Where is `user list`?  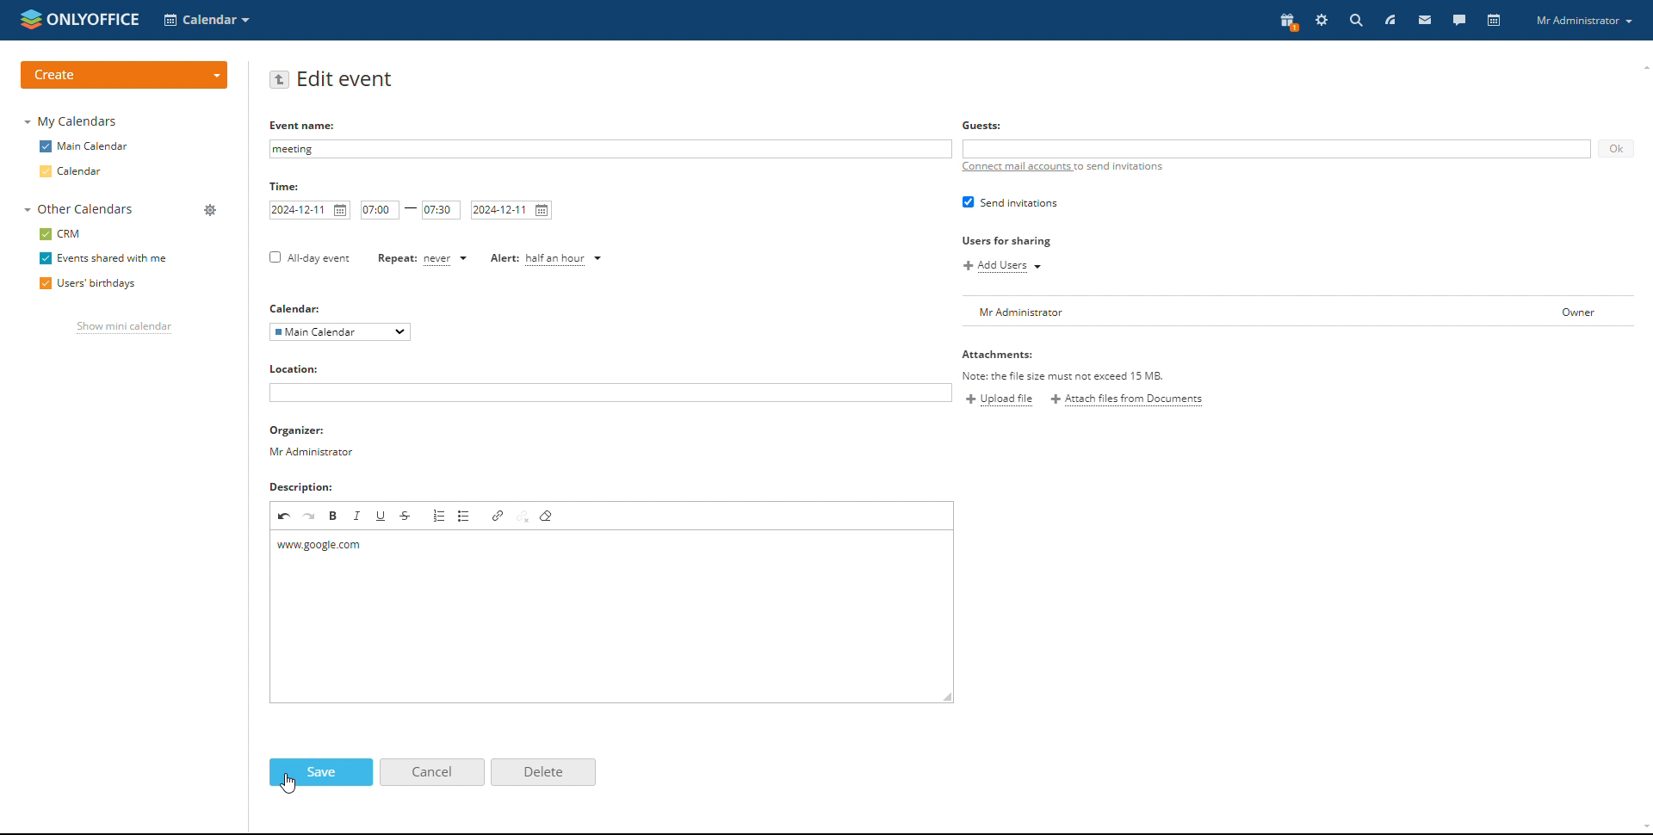
user list is located at coordinates (1299, 312).